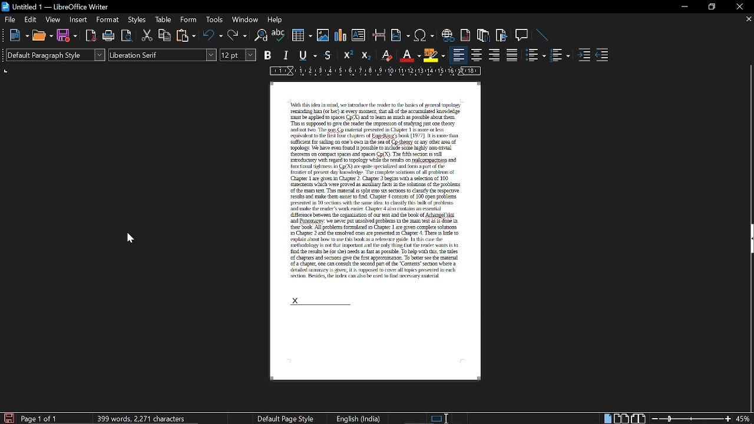  Describe the element at coordinates (745, 418) in the screenshot. I see `current zoom` at that location.